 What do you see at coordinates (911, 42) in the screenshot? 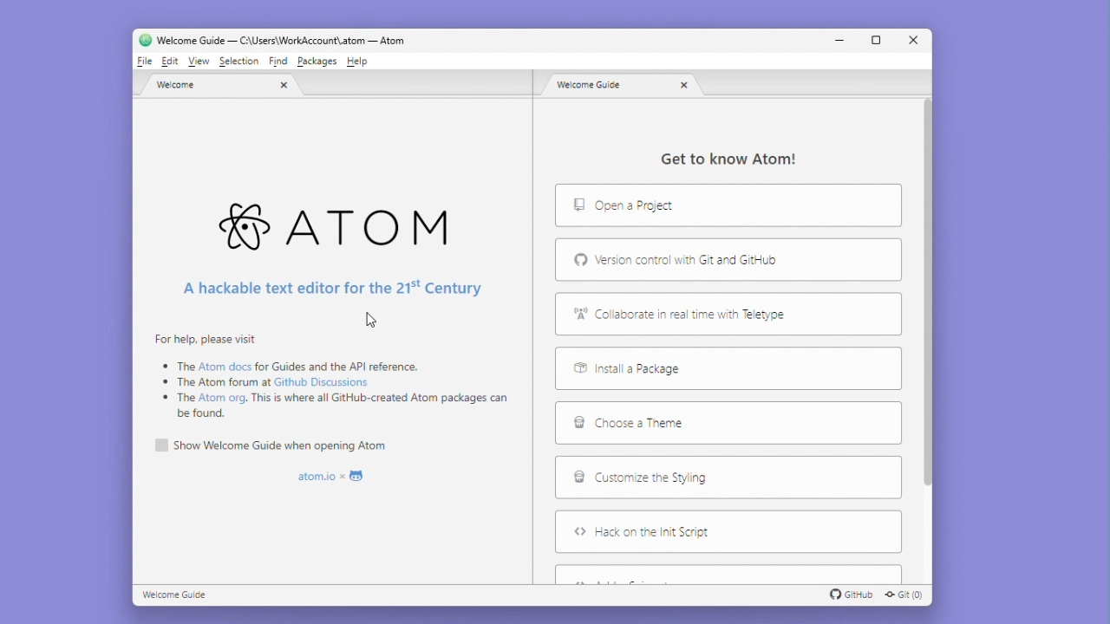
I see `Close` at bounding box center [911, 42].